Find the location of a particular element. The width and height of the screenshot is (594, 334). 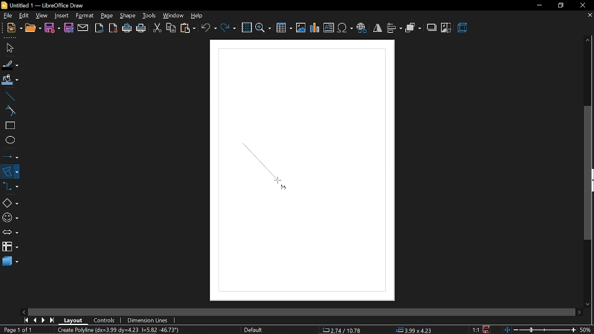

go to last page is located at coordinates (53, 319).